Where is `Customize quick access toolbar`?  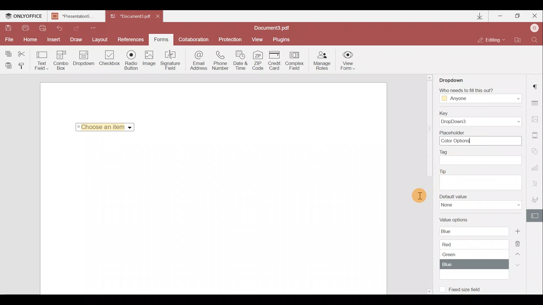 Customize quick access toolbar is located at coordinates (95, 28).